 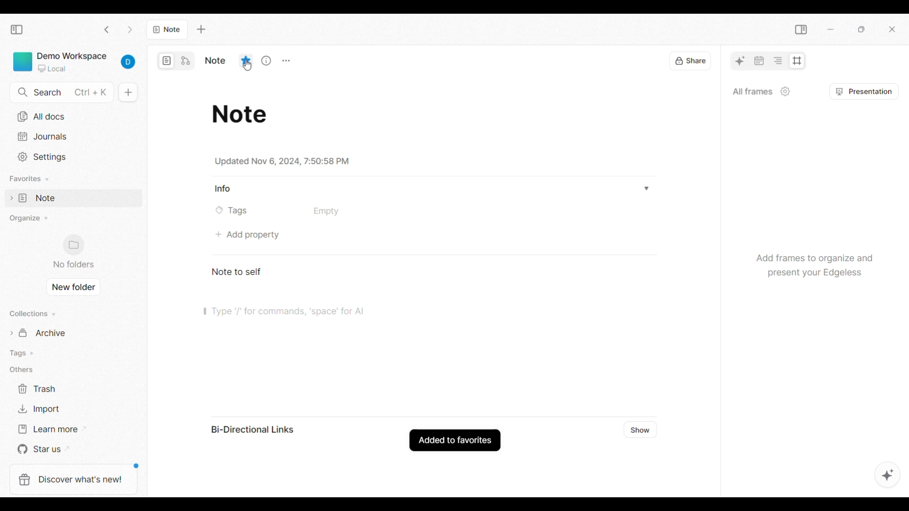 What do you see at coordinates (75, 252) in the screenshot?
I see `New folder section` at bounding box center [75, 252].